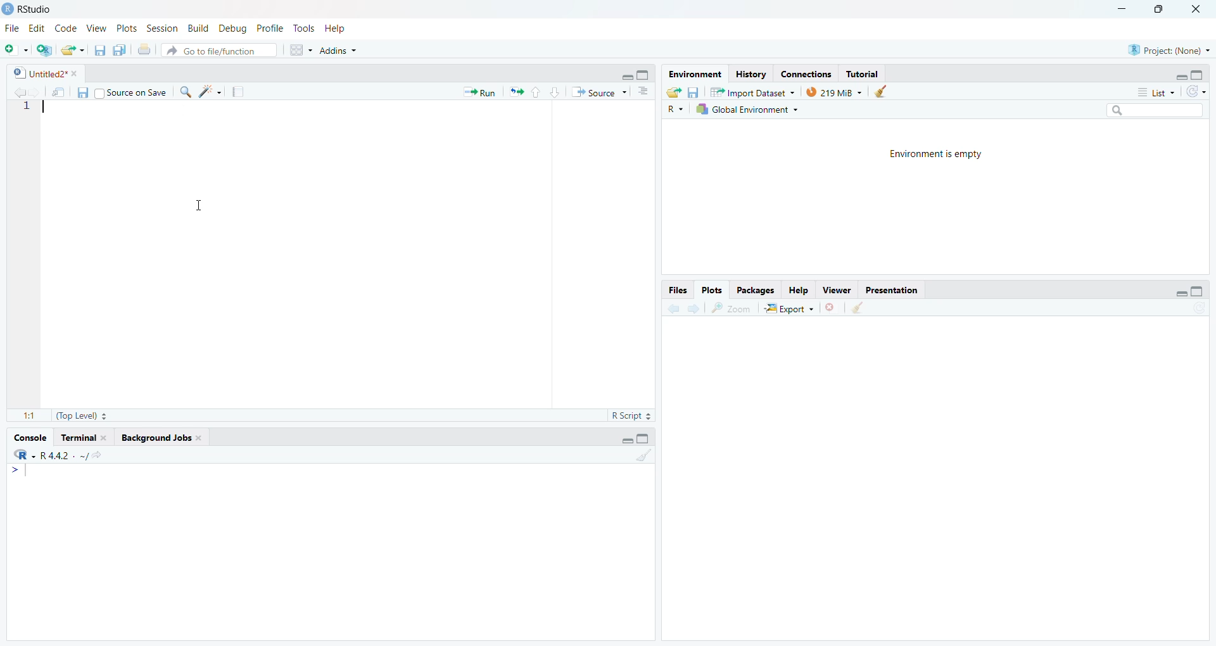  Describe the element at coordinates (1181, 76) in the screenshot. I see `Hide` at that location.